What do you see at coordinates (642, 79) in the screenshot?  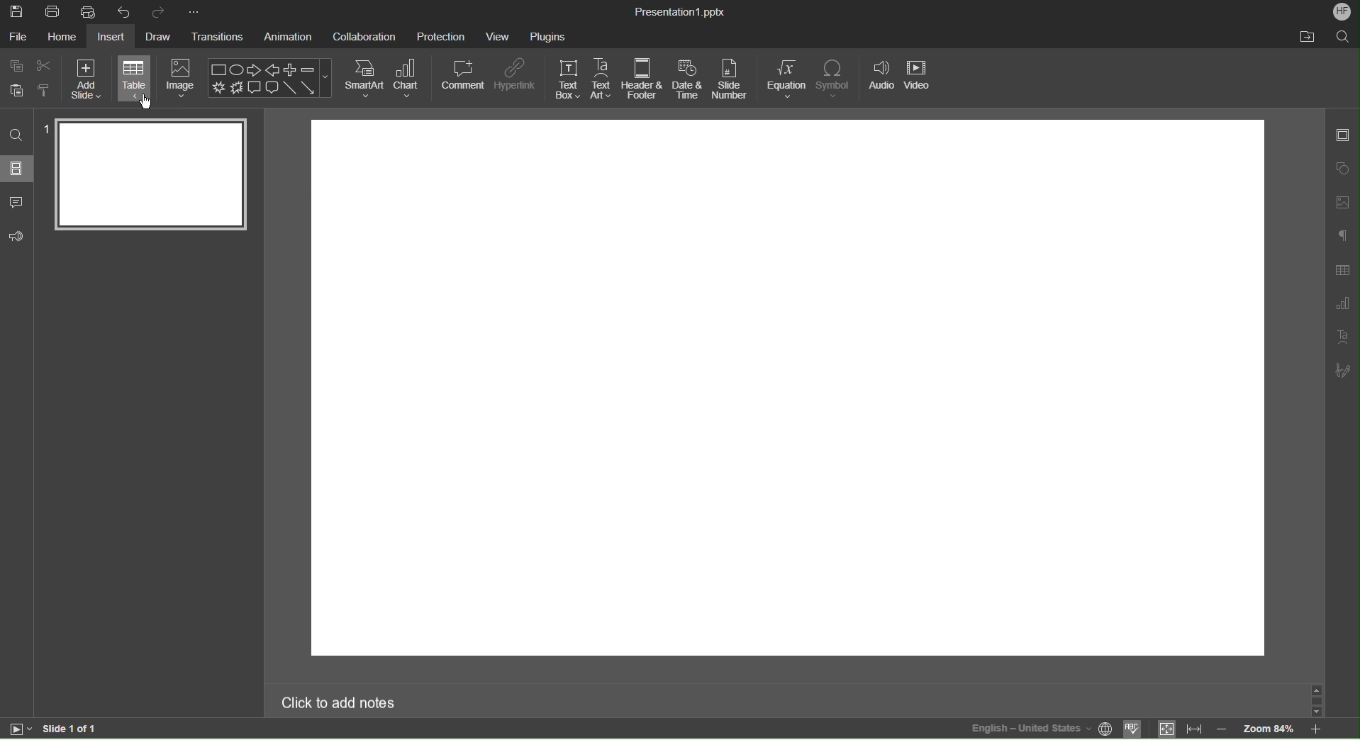 I see `Header & Footer` at bounding box center [642, 79].